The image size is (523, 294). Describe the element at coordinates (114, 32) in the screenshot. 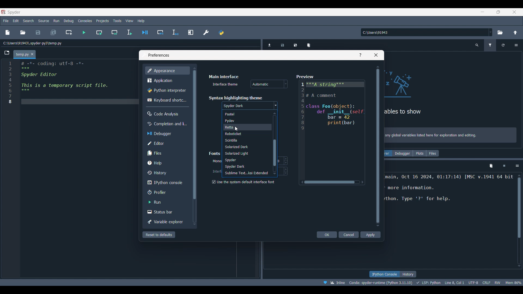

I see `Run current cell and go to the next one` at that location.